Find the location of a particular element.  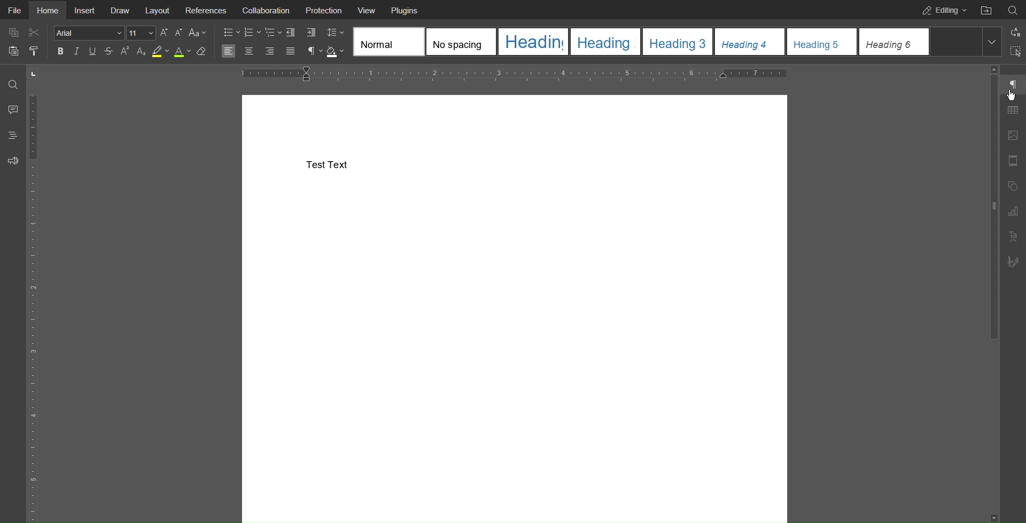

Table Settings is located at coordinates (1013, 111).